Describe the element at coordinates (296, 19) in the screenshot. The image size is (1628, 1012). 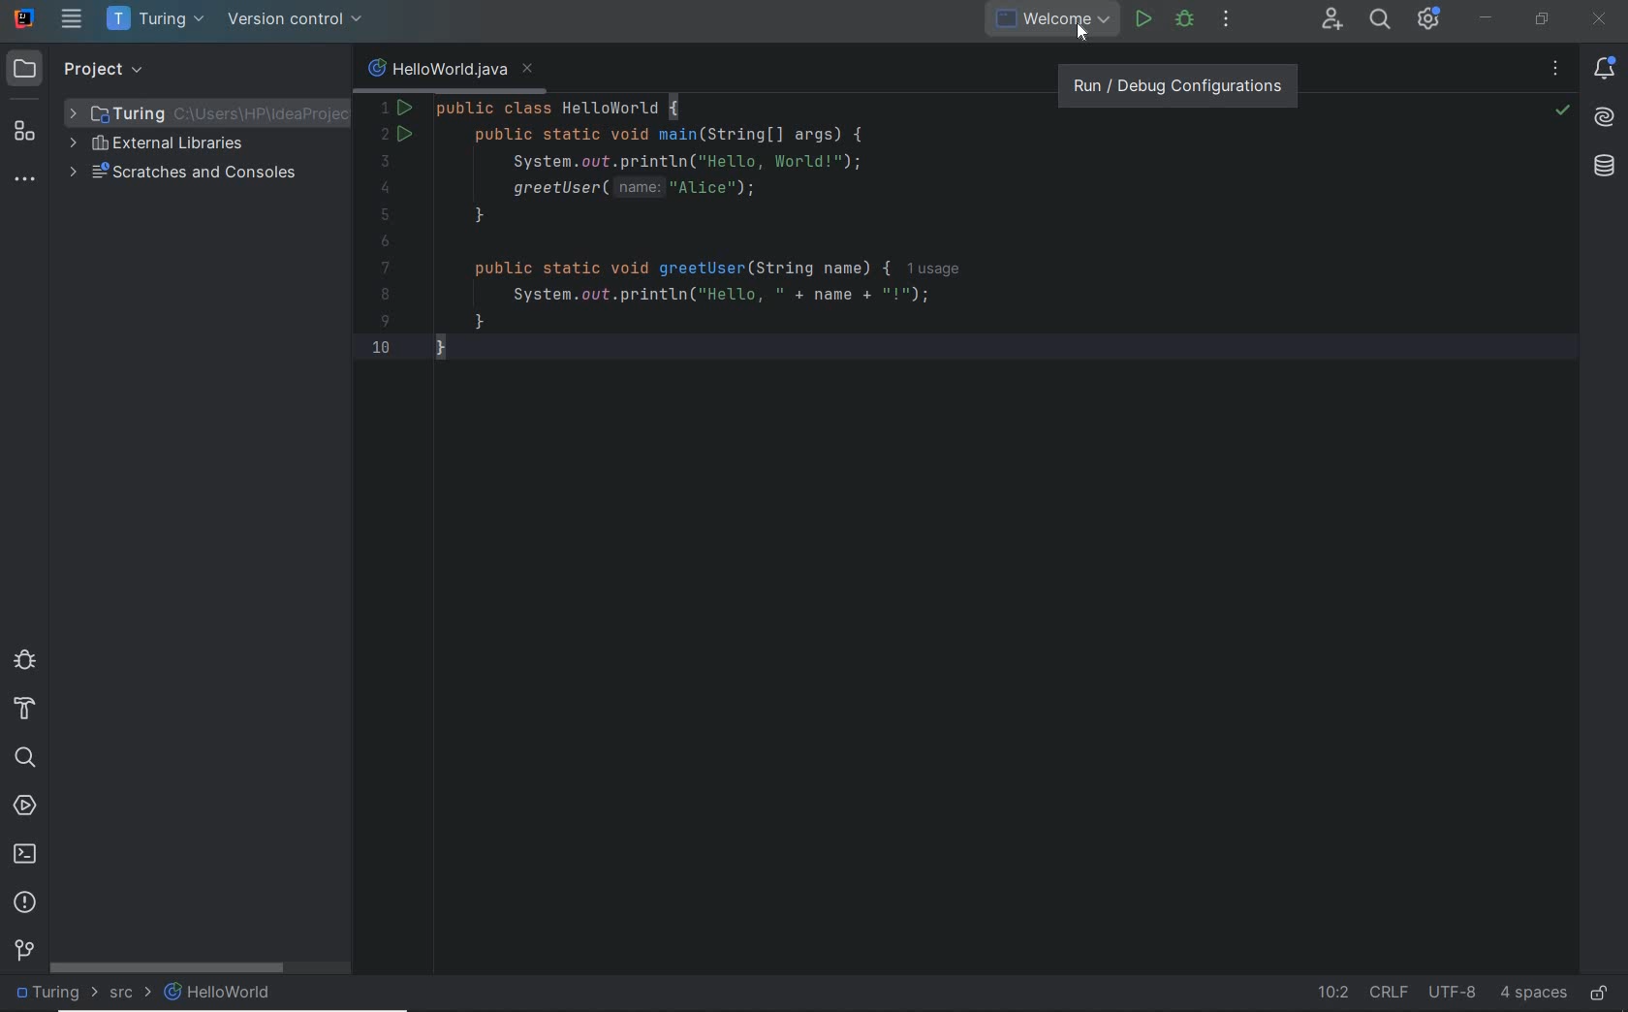
I see `version control` at that location.